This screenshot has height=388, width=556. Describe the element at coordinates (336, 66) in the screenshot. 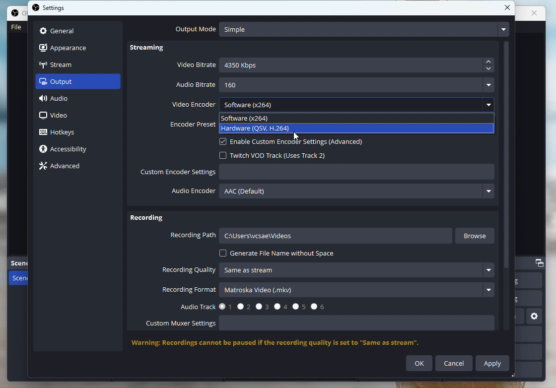

I see `Video Bitrate` at that location.